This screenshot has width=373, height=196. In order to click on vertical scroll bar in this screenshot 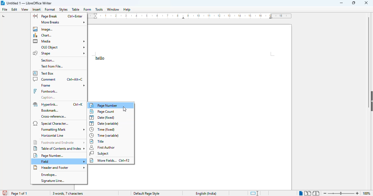, I will do `click(369, 52)`.